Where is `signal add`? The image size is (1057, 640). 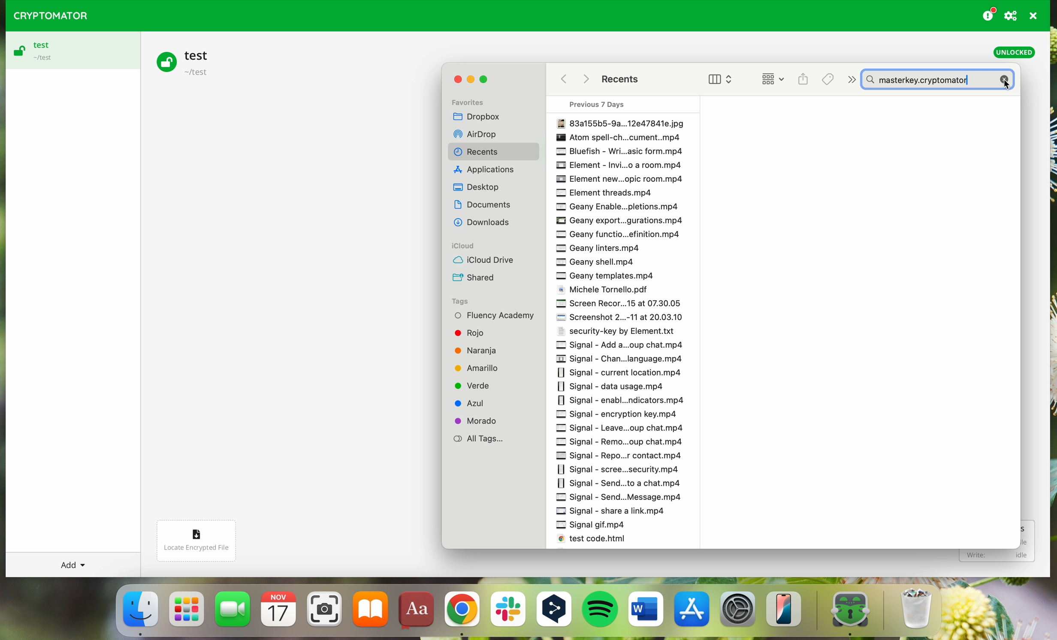 signal add is located at coordinates (626, 346).